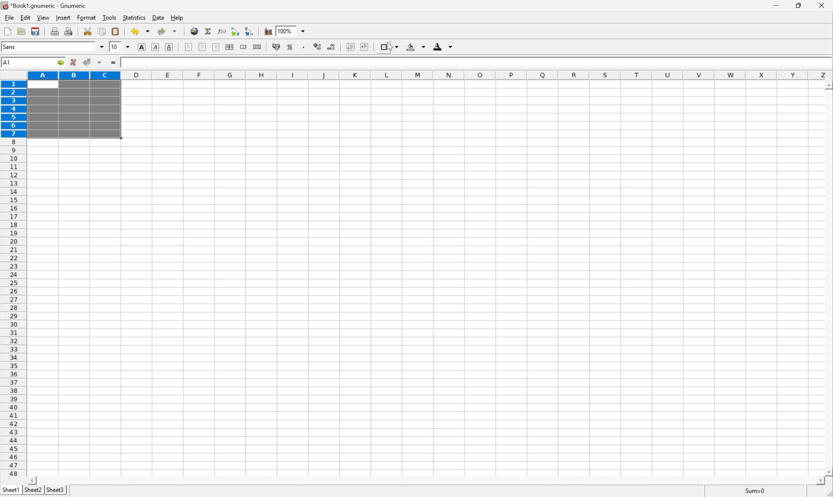 The width and height of the screenshot is (833, 497). What do you see at coordinates (115, 30) in the screenshot?
I see `paste` at bounding box center [115, 30].